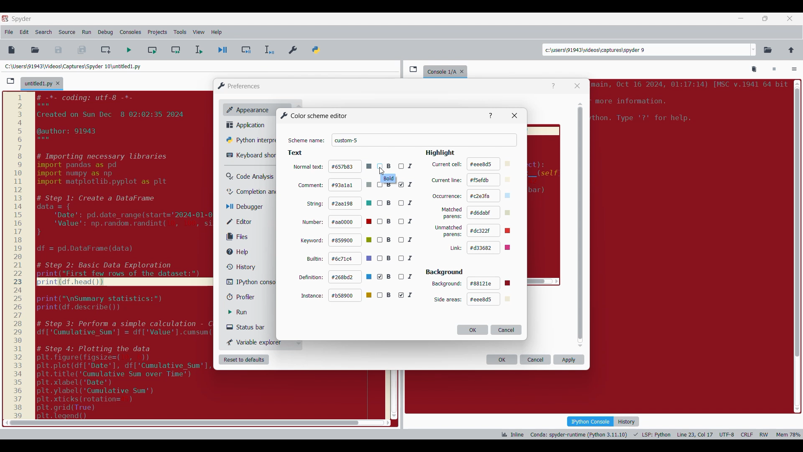  Describe the element at coordinates (440, 71) in the screenshot. I see `console` at that location.